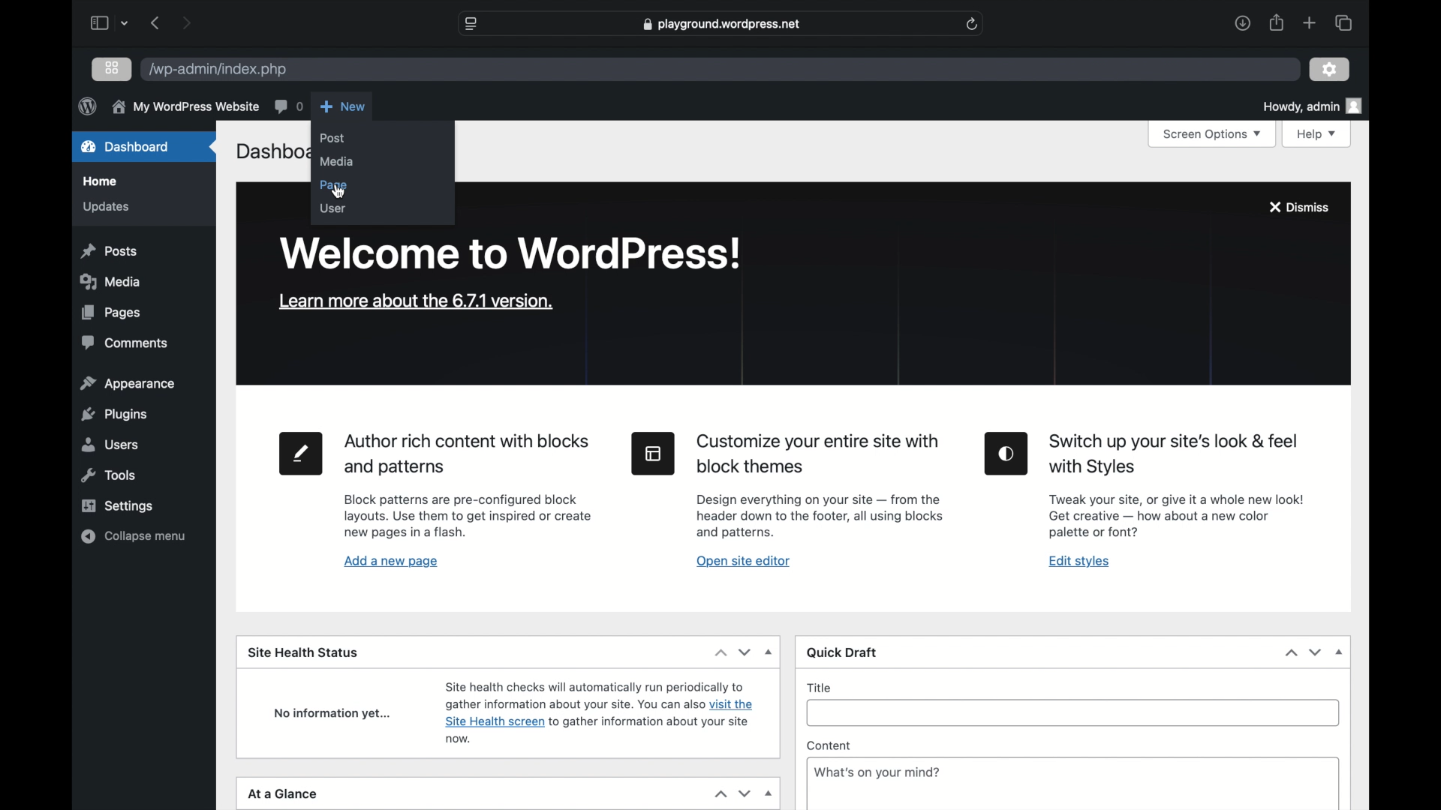 The width and height of the screenshot is (1441, 810). What do you see at coordinates (1175, 455) in the screenshot?
I see `heading` at bounding box center [1175, 455].